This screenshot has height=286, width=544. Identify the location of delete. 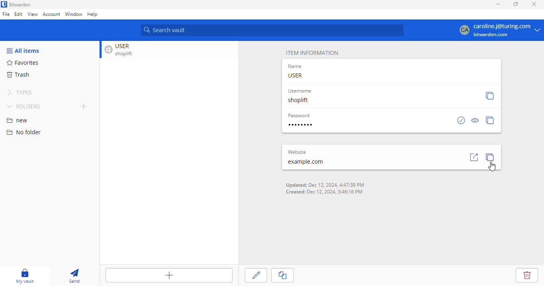
(527, 274).